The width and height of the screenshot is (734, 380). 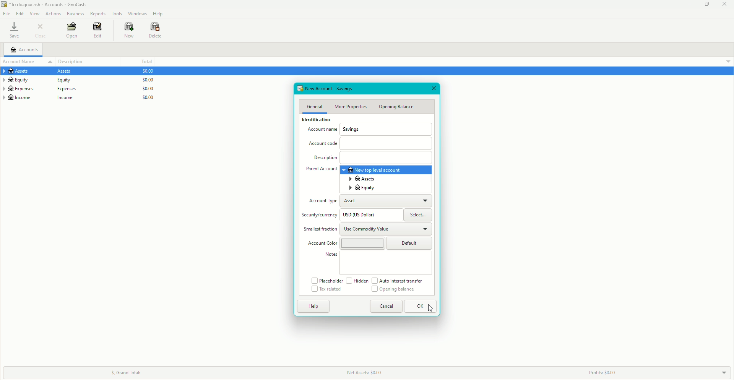 What do you see at coordinates (725, 373) in the screenshot?
I see `Drop down` at bounding box center [725, 373].